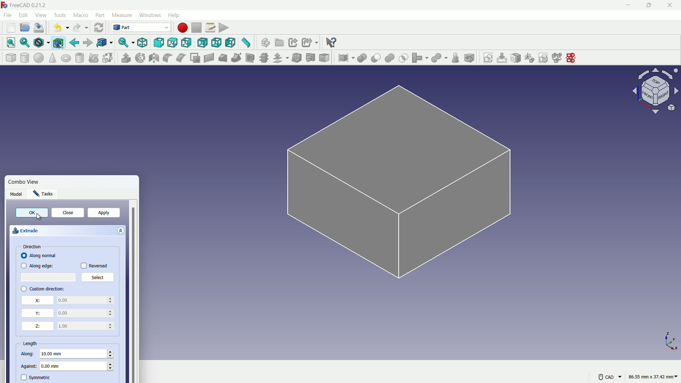  What do you see at coordinates (557, 57) in the screenshot?
I see `merge sketch` at bounding box center [557, 57].